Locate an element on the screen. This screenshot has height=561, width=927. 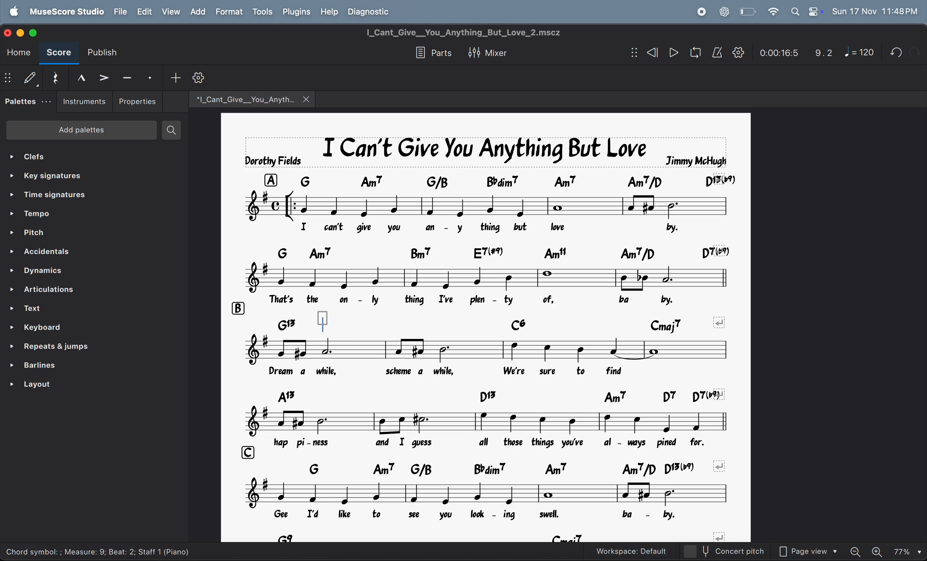
battery is located at coordinates (748, 11).